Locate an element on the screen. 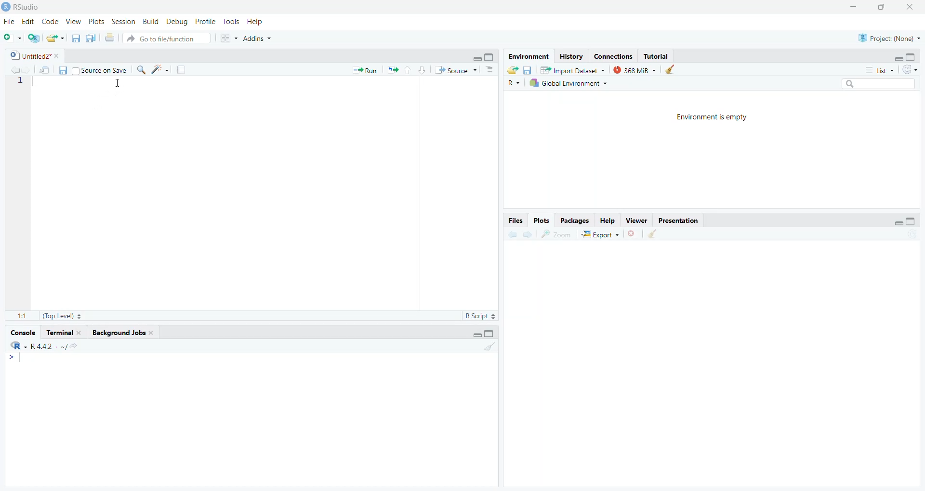  Environment is empty is located at coordinates (714, 117).